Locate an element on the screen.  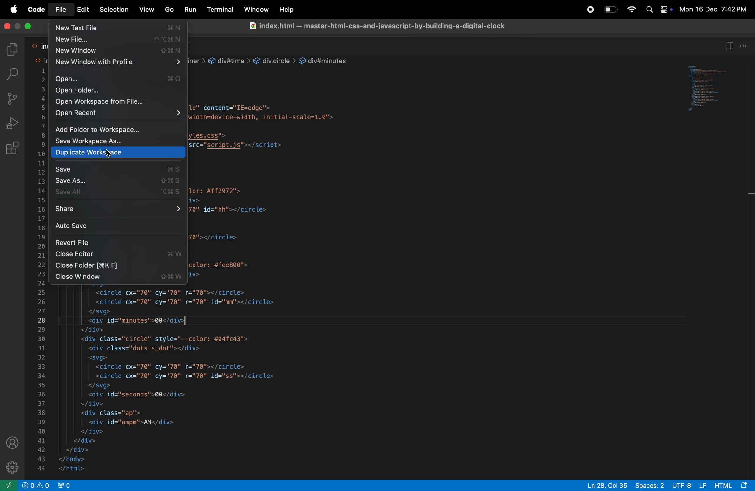
cursor is located at coordinates (109, 154).